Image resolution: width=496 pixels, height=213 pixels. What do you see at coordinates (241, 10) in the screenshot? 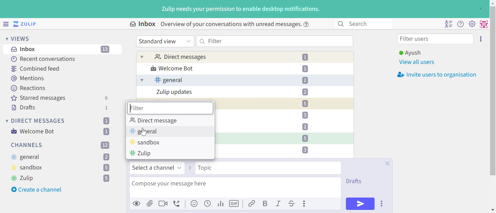
I see `Zulip needs your permission to enable desktop notifications.` at bounding box center [241, 10].